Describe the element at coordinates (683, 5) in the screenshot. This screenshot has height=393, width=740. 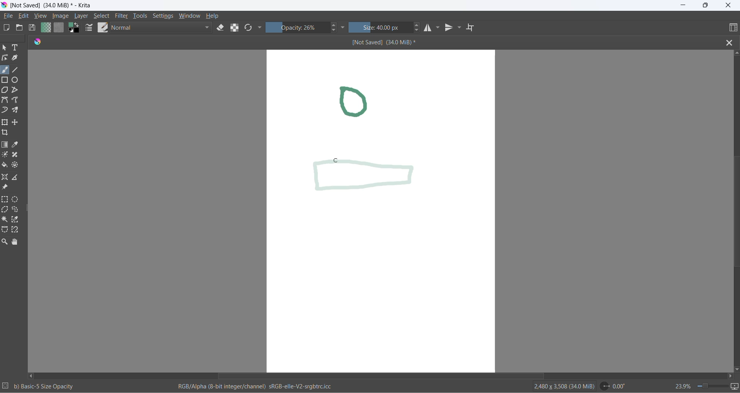
I see `minimize` at that location.